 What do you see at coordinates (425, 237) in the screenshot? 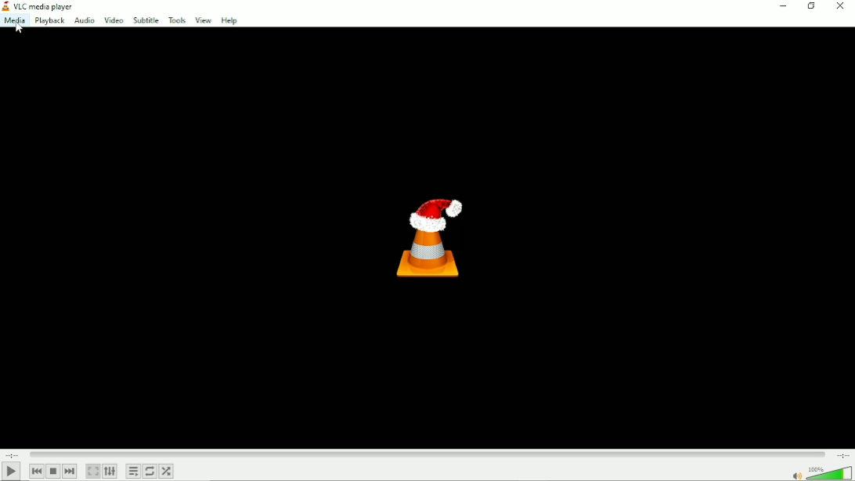
I see `Logo` at bounding box center [425, 237].